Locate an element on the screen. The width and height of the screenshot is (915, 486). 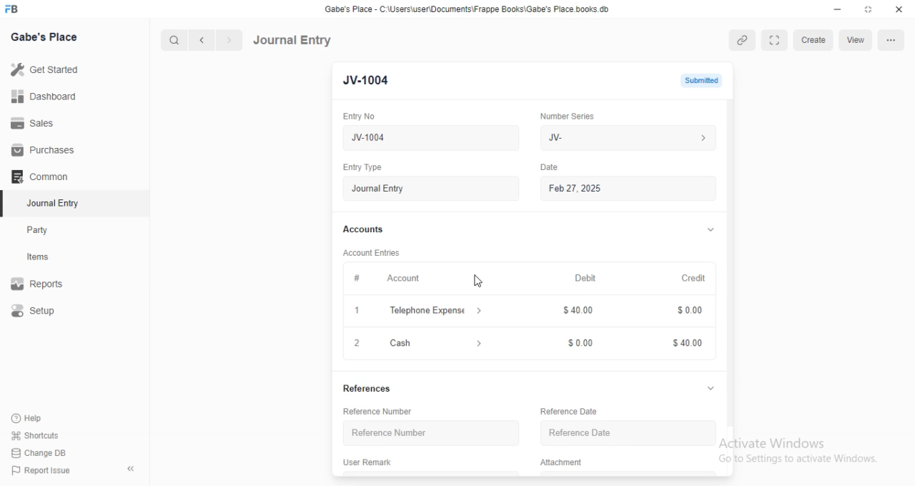
40.00 is located at coordinates (681, 344).